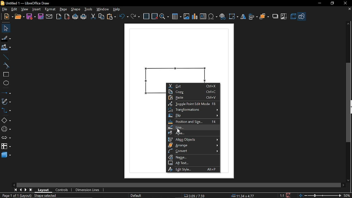  I want to click on next page, so click(26, 190).